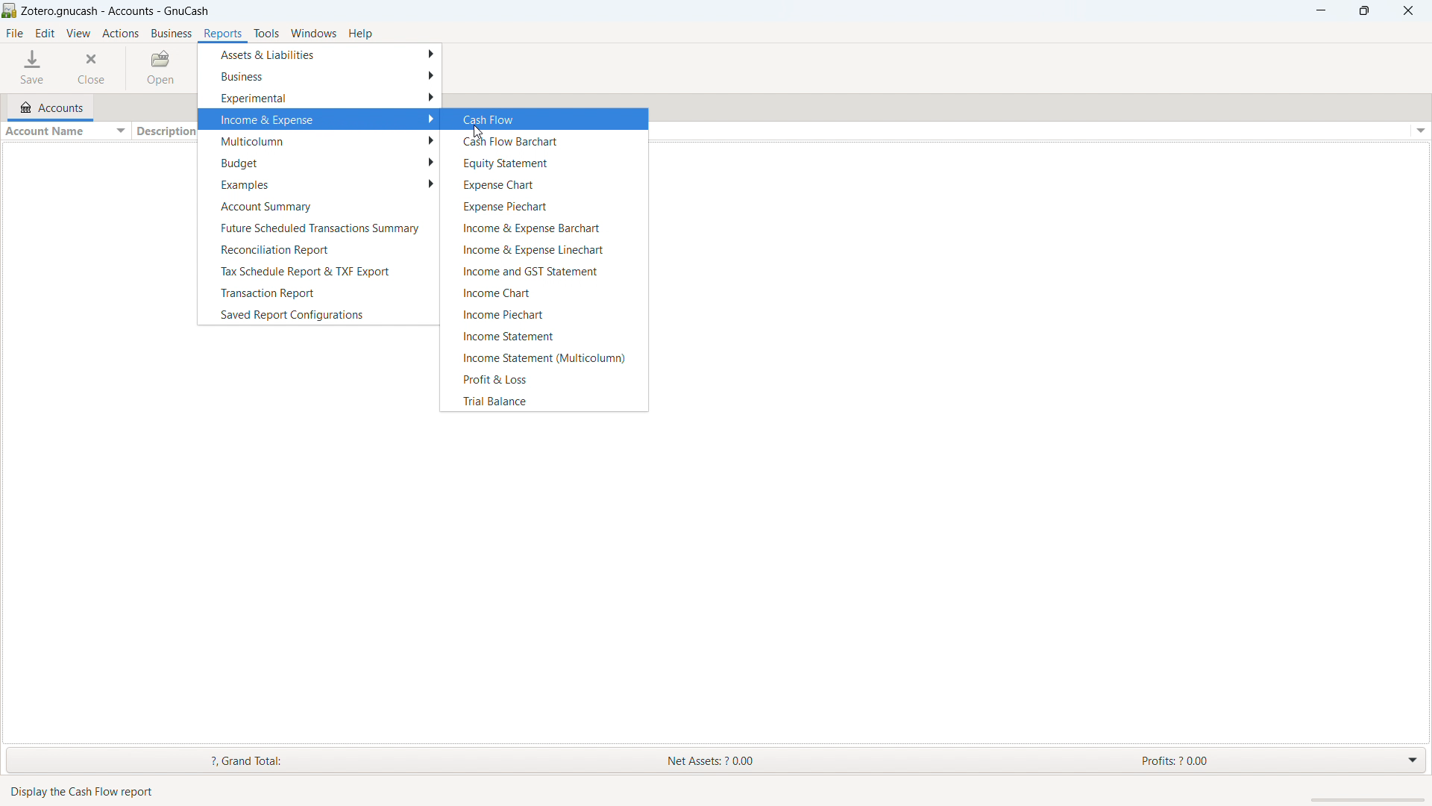 The image size is (1432, 806). I want to click on cursor, so click(477, 132).